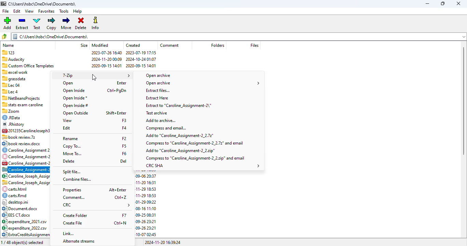 The width and height of the screenshot is (467, 246). Describe the element at coordinates (25, 104) in the screenshot. I see `| Bl stats exam caroline 2022-11-03 02:13 2022-11-03 02:12` at that location.